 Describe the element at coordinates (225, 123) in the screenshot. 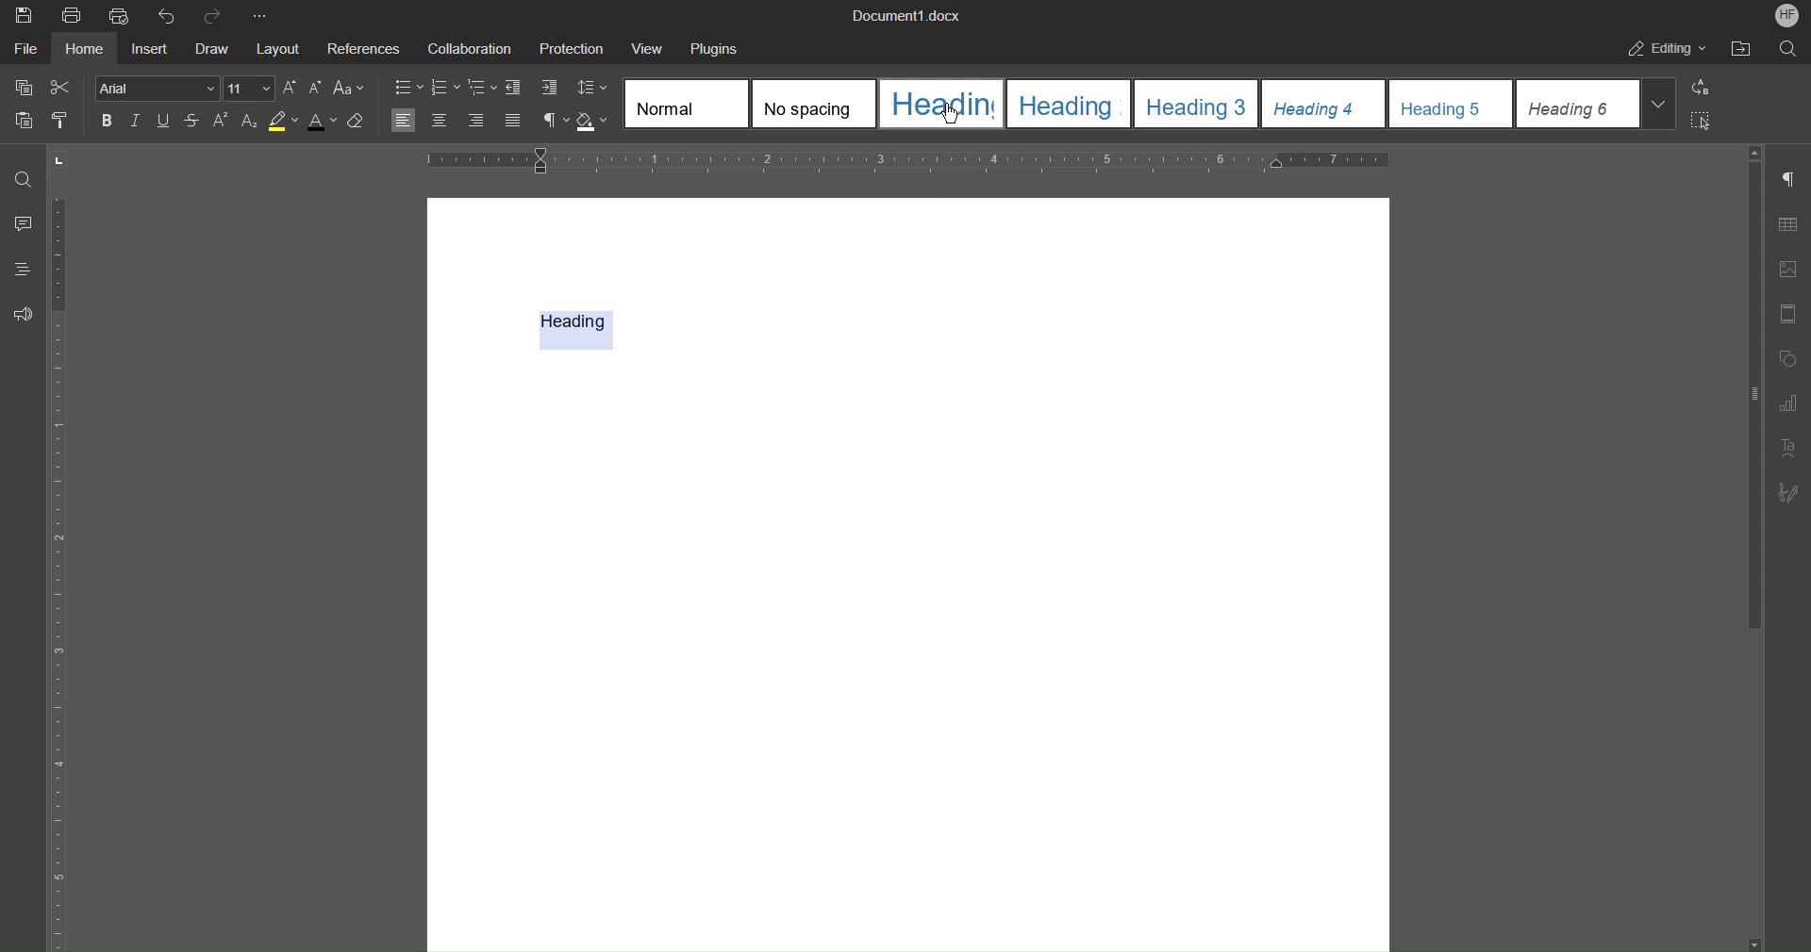

I see `Superscript` at that location.